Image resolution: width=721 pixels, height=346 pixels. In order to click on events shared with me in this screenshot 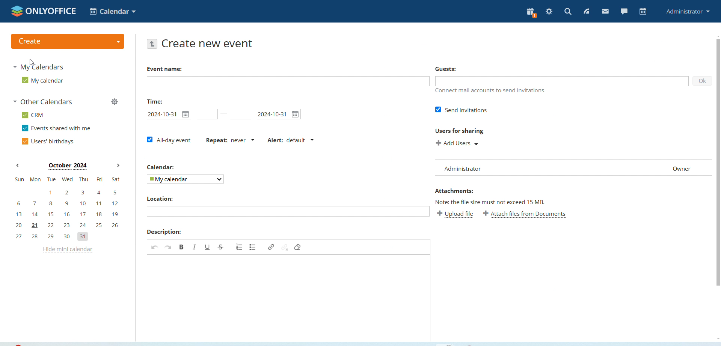, I will do `click(56, 128)`.